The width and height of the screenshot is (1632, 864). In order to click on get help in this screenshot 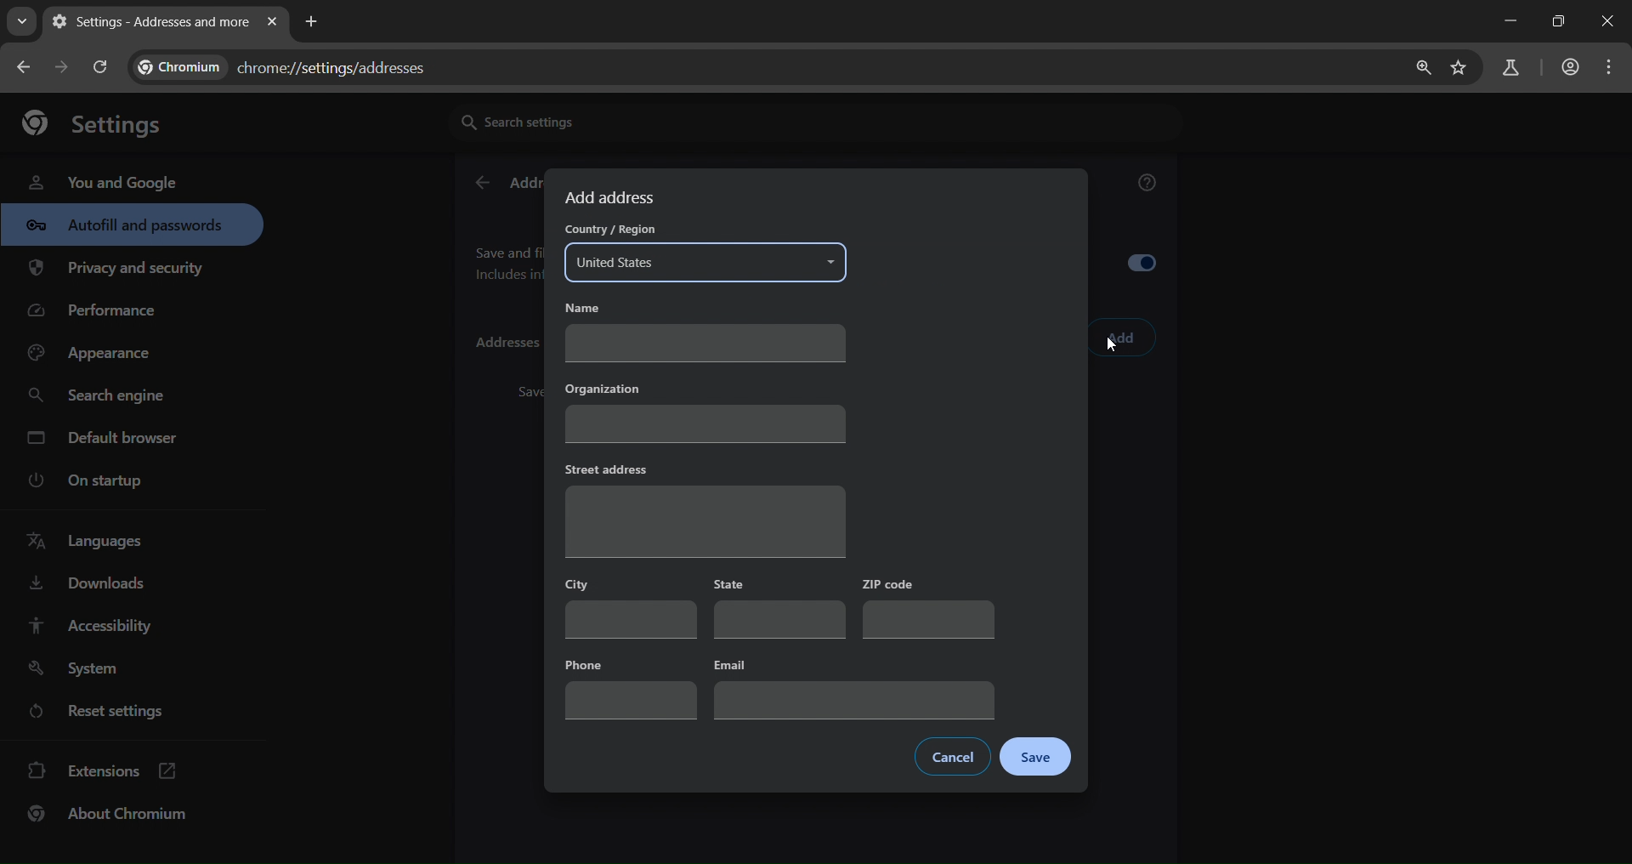, I will do `click(1148, 185)`.